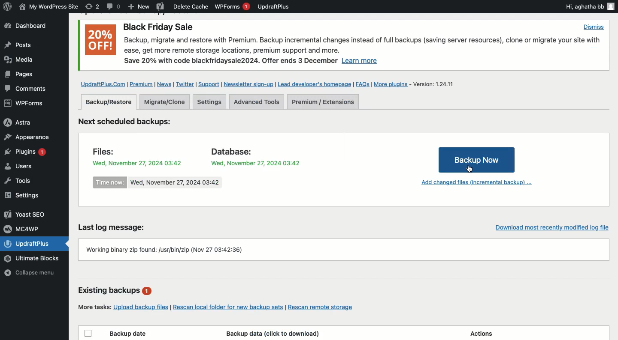 The height and width of the screenshot is (340, 618). What do you see at coordinates (109, 150) in the screenshot?
I see `Files:` at bounding box center [109, 150].